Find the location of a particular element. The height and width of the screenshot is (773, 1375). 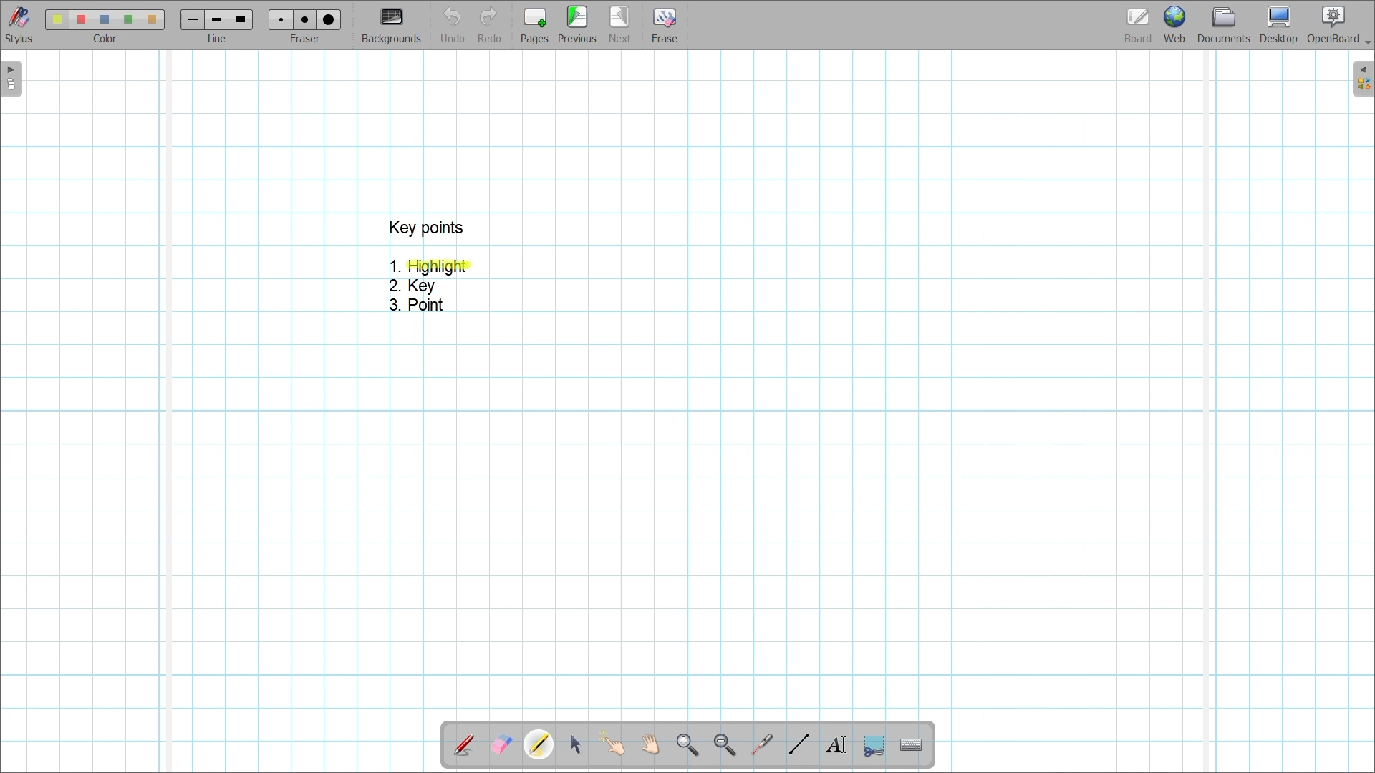

Undo is located at coordinates (453, 24).